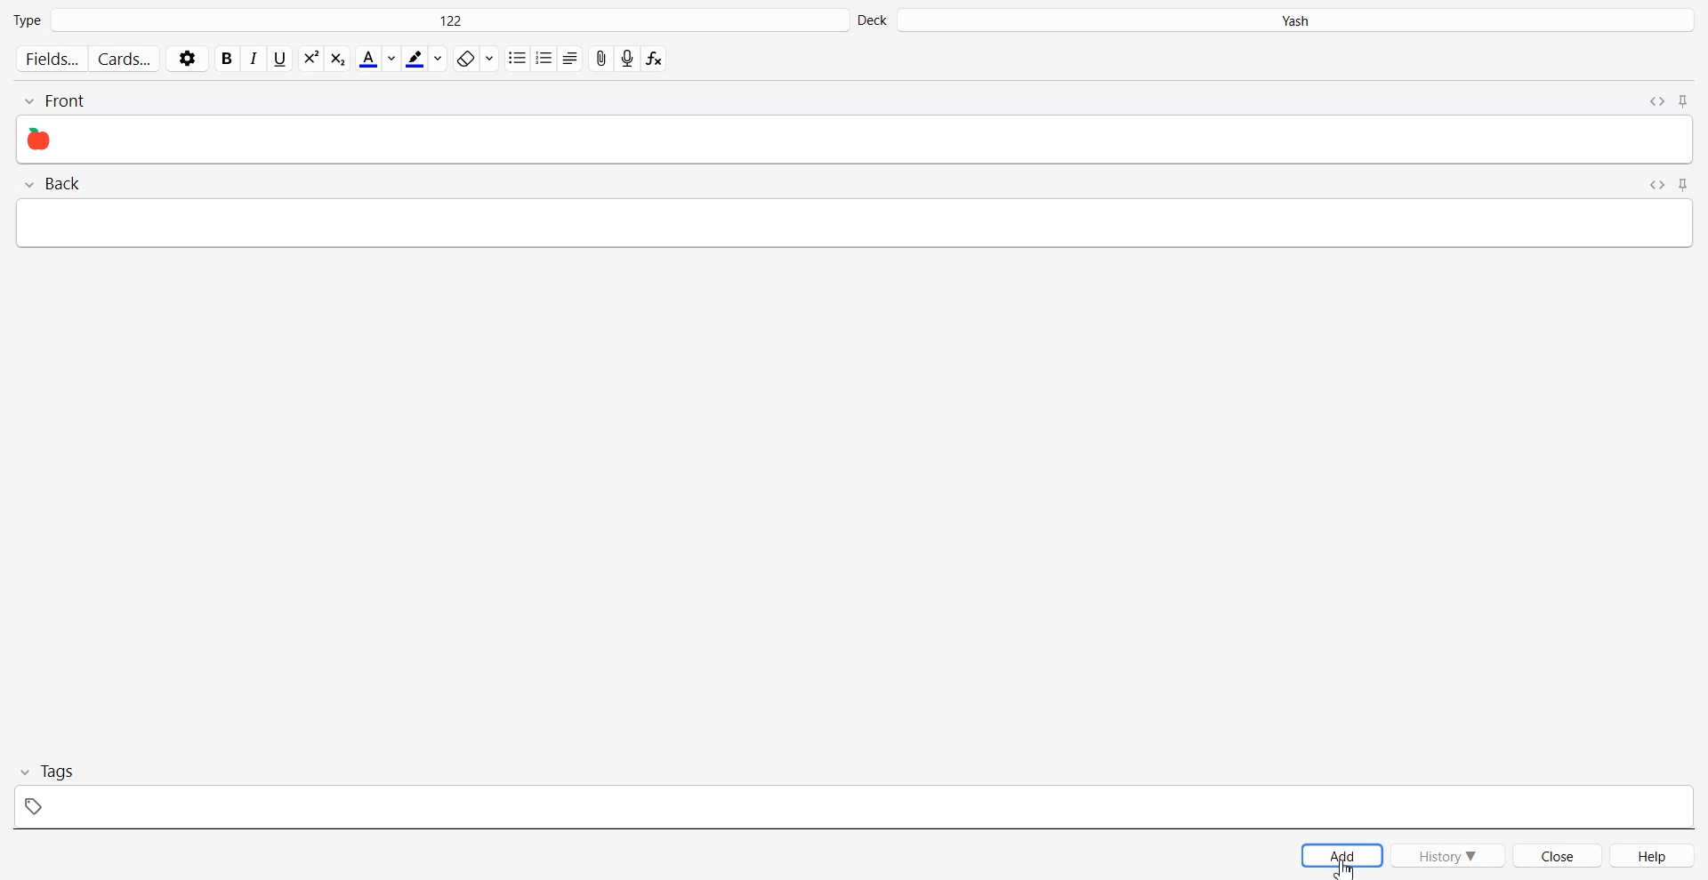 Image resolution: width=1708 pixels, height=880 pixels. Describe the element at coordinates (50, 59) in the screenshot. I see `Fields` at that location.